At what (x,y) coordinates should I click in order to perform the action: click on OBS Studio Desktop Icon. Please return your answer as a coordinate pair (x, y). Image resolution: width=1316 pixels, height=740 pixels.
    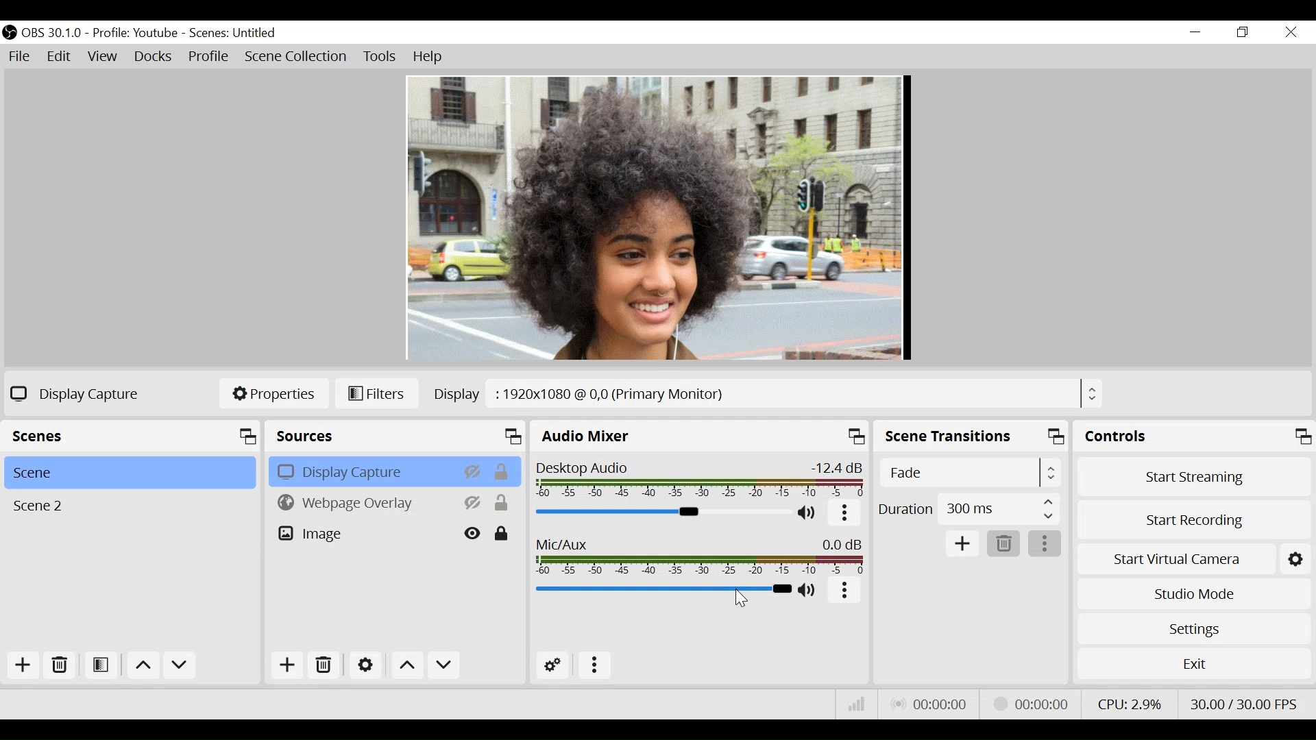
    Looking at the image, I should click on (9, 33).